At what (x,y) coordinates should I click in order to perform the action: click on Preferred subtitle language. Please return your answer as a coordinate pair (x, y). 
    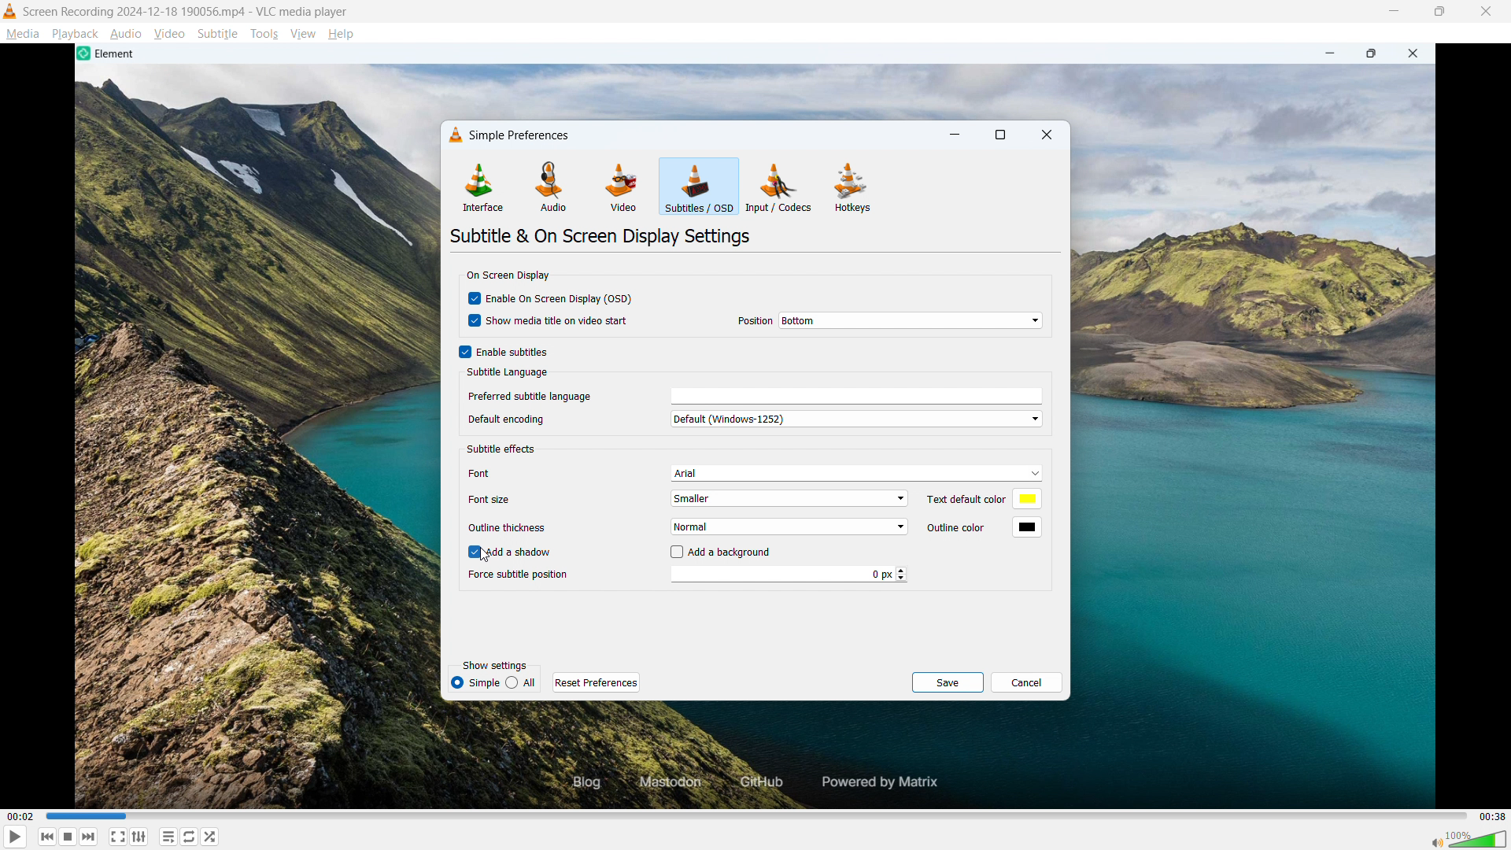
    Looking at the image, I should click on (543, 397).